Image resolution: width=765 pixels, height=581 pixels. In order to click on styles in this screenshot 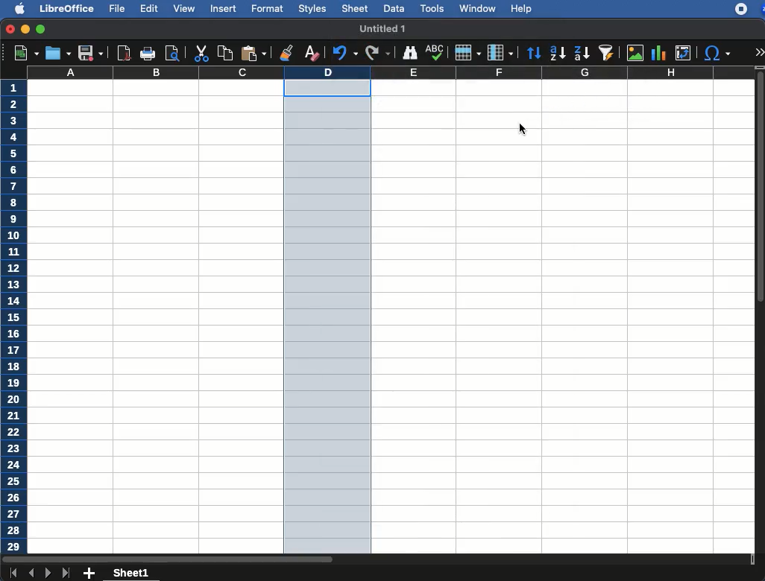, I will do `click(312, 8)`.